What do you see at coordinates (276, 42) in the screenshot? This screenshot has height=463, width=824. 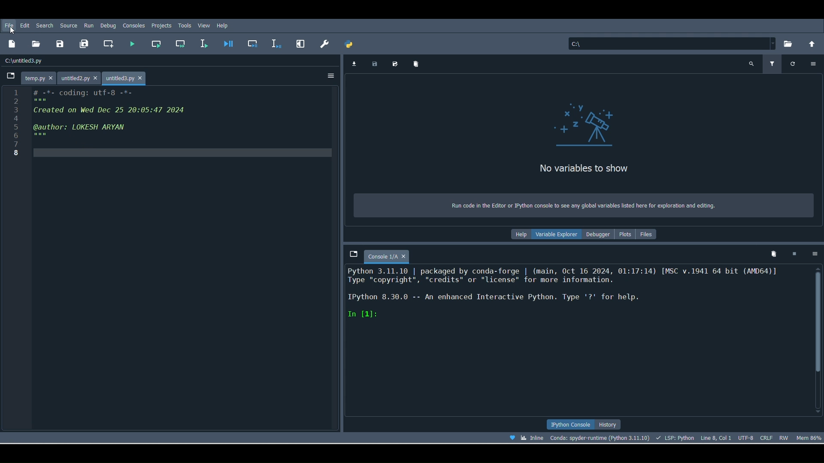 I see `Debug selection or current line` at bounding box center [276, 42].